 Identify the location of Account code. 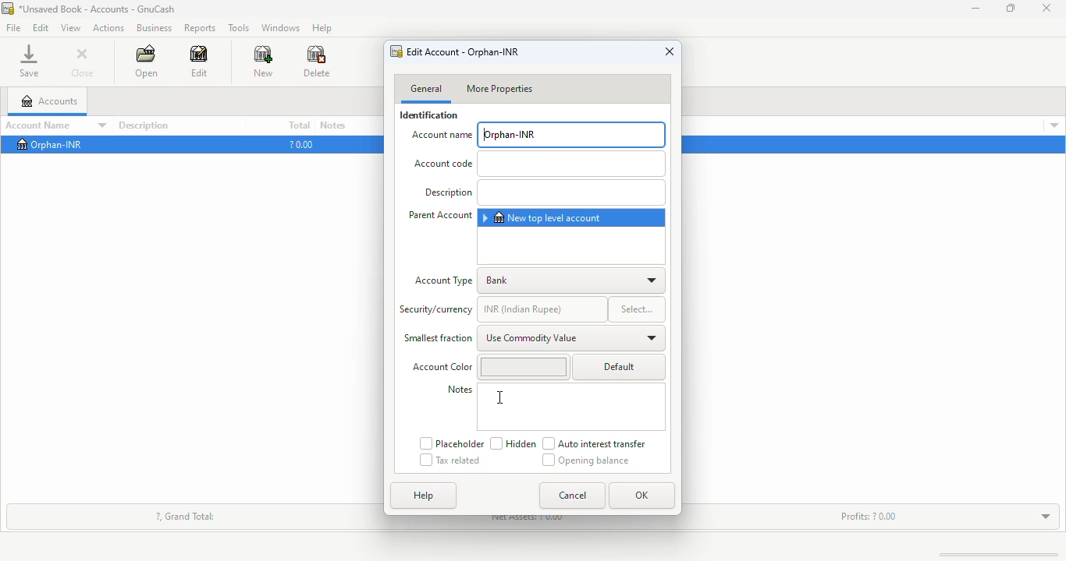
(439, 164).